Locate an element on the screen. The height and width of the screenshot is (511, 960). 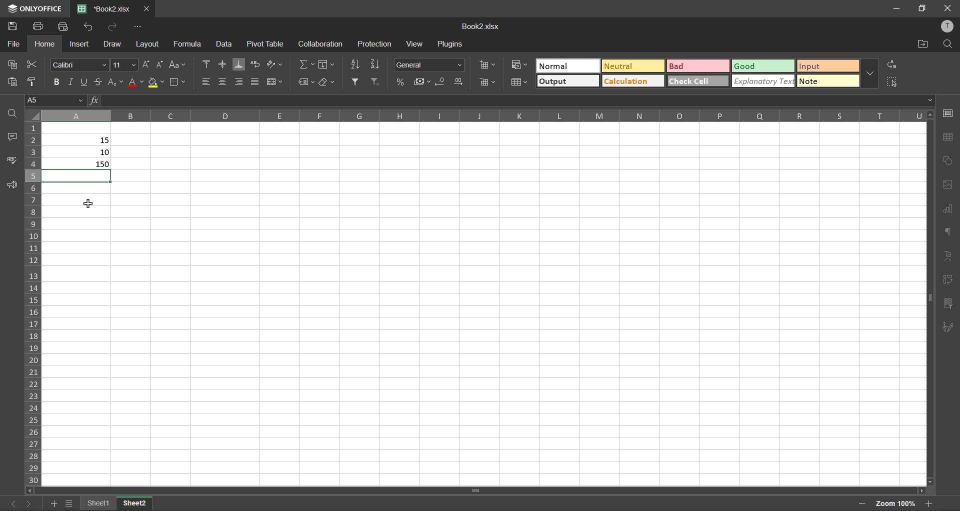
fontstyle is located at coordinates (78, 63).